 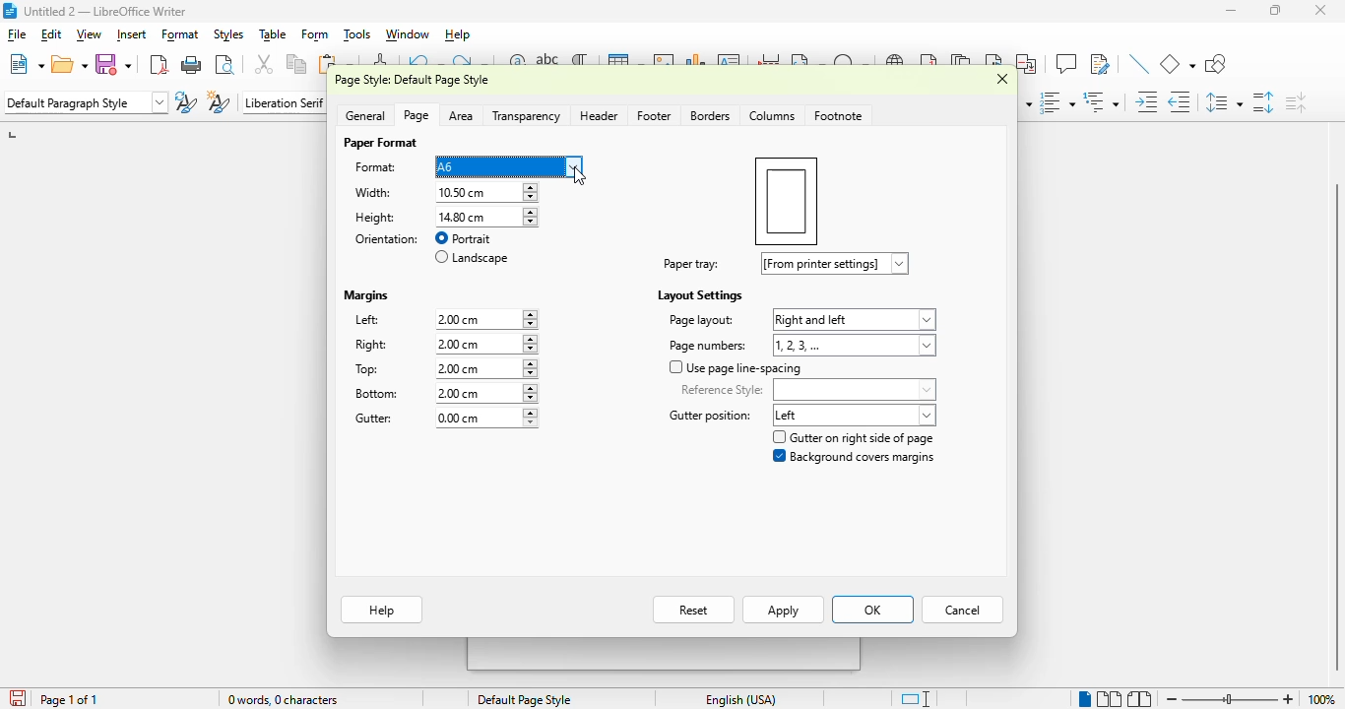 I want to click on gutter on right side of page, so click(x=854, y=437).